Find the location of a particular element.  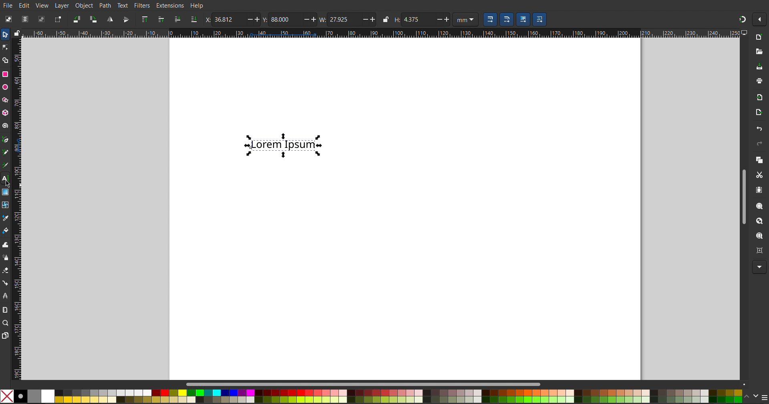

Shape Builder Tool is located at coordinates (6, 60).